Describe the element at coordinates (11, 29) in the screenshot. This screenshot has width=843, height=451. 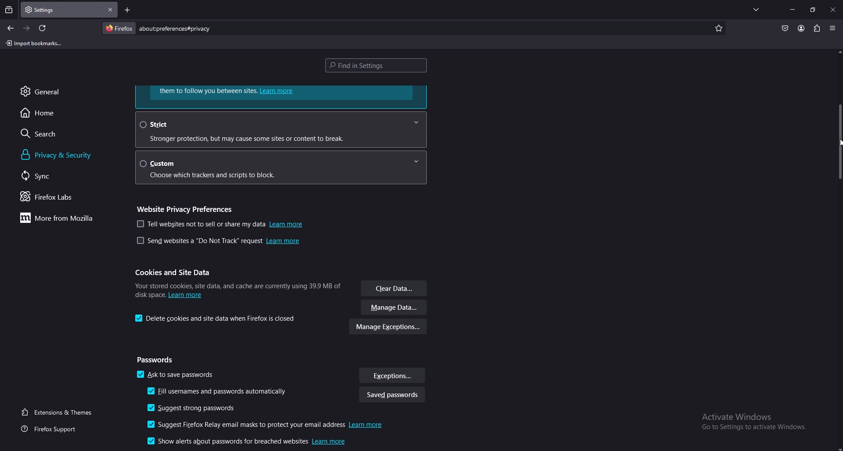
I see `backward` at that location.